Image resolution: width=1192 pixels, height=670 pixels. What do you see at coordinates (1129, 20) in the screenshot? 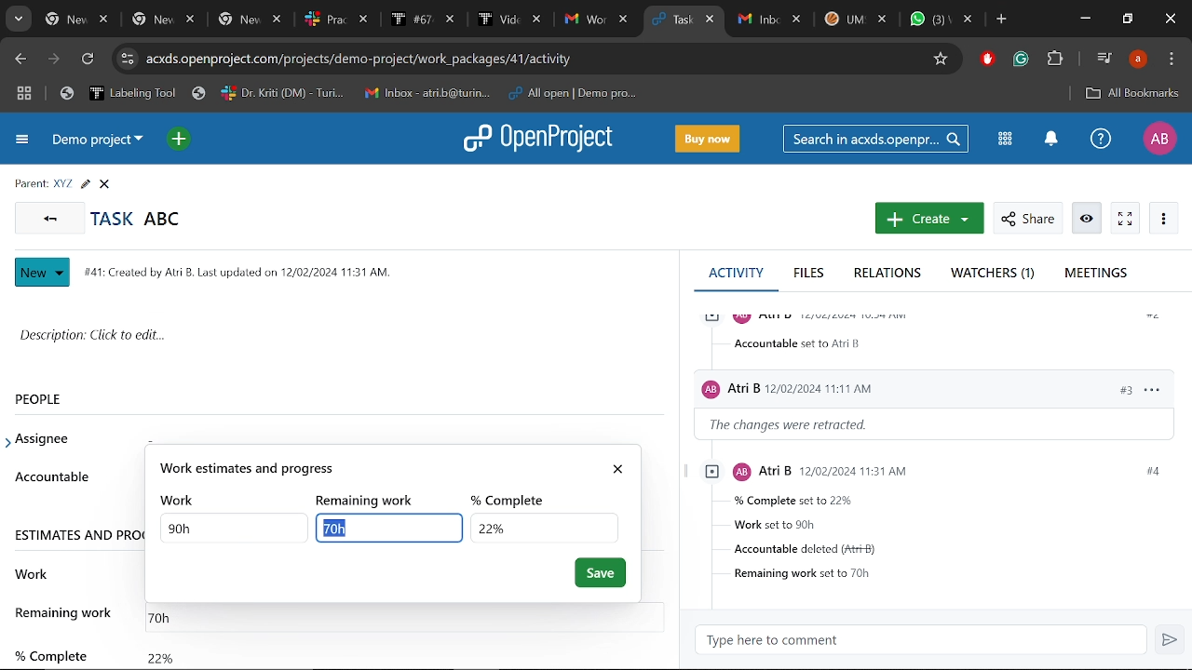
I see `Restore down` at bounding box center [1129, 20].